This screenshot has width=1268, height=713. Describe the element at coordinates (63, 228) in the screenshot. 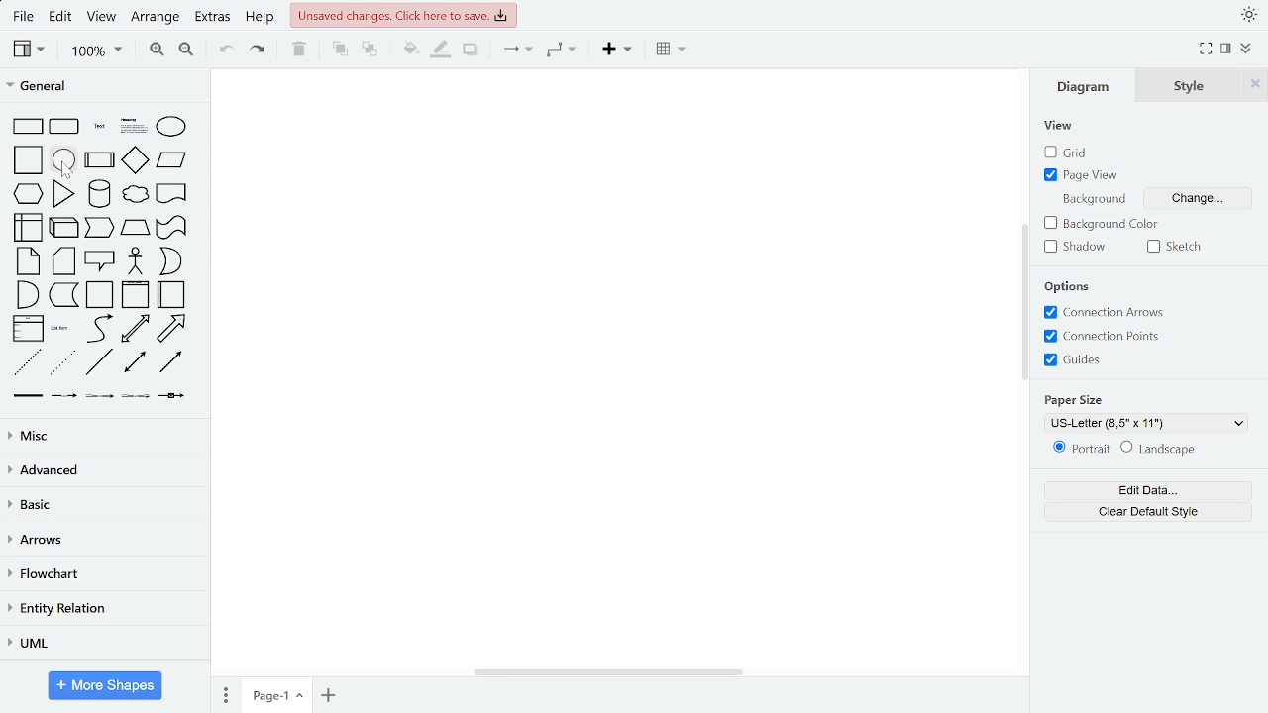

I see `cube` at that location.